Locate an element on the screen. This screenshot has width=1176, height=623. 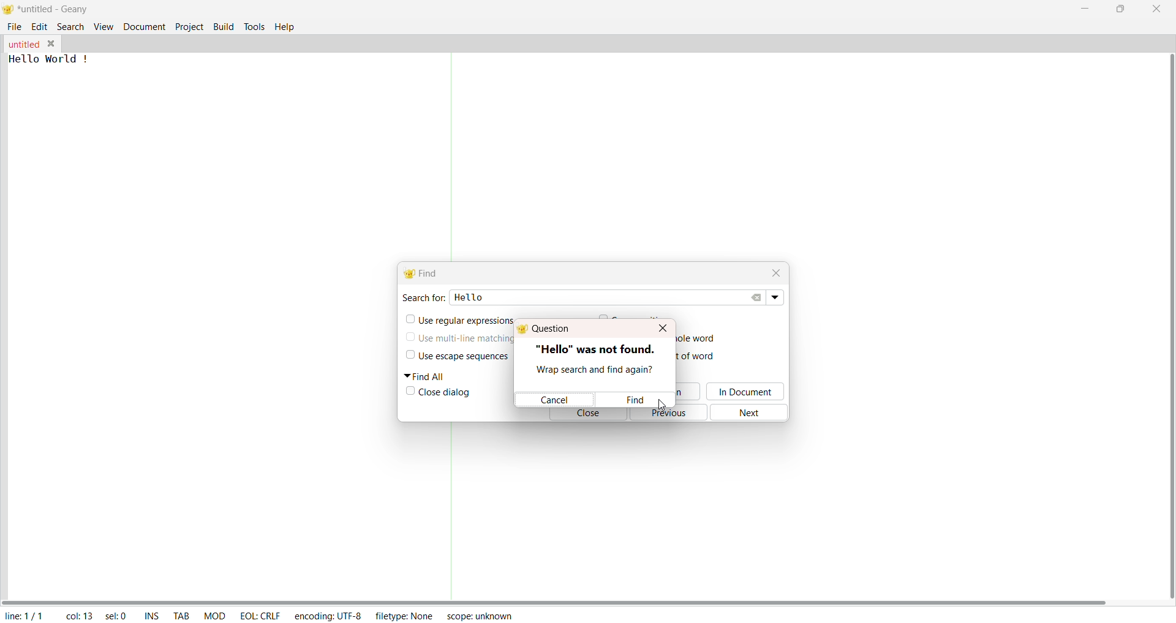
Logo is located at coordinates (10, 10).